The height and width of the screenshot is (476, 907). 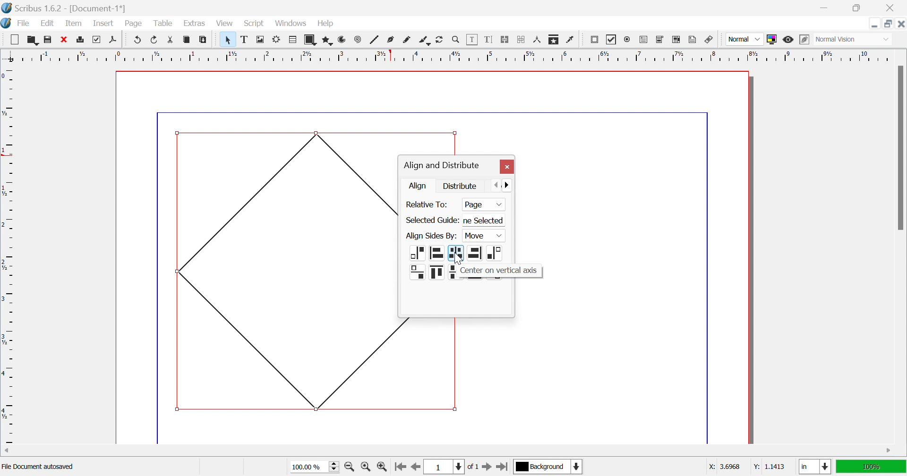 What do you see at coordinates (889, 24) in the screenshot?
I see `Restore down` at bounding box center [889, 24].